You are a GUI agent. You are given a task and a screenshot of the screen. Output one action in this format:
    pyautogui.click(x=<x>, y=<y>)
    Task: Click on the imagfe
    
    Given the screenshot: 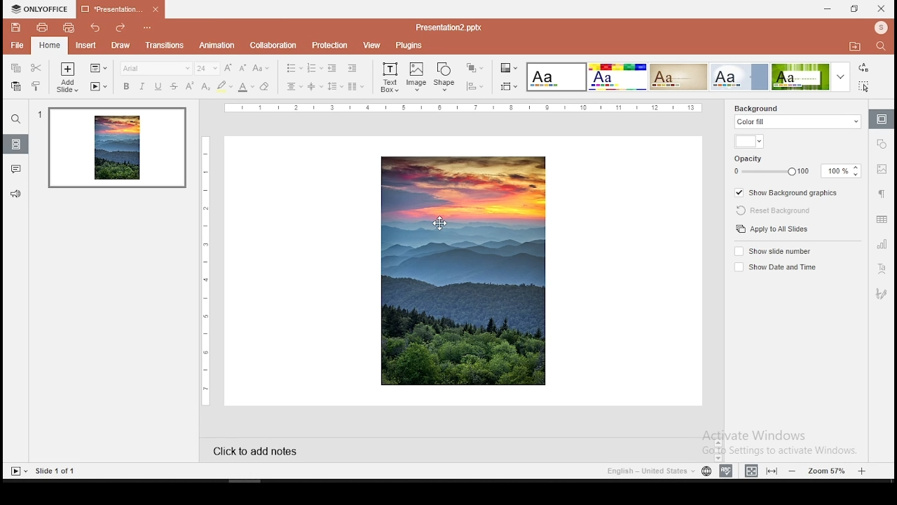 What is the action you would take?
    pyautogui.click(x=463, y=271)
    